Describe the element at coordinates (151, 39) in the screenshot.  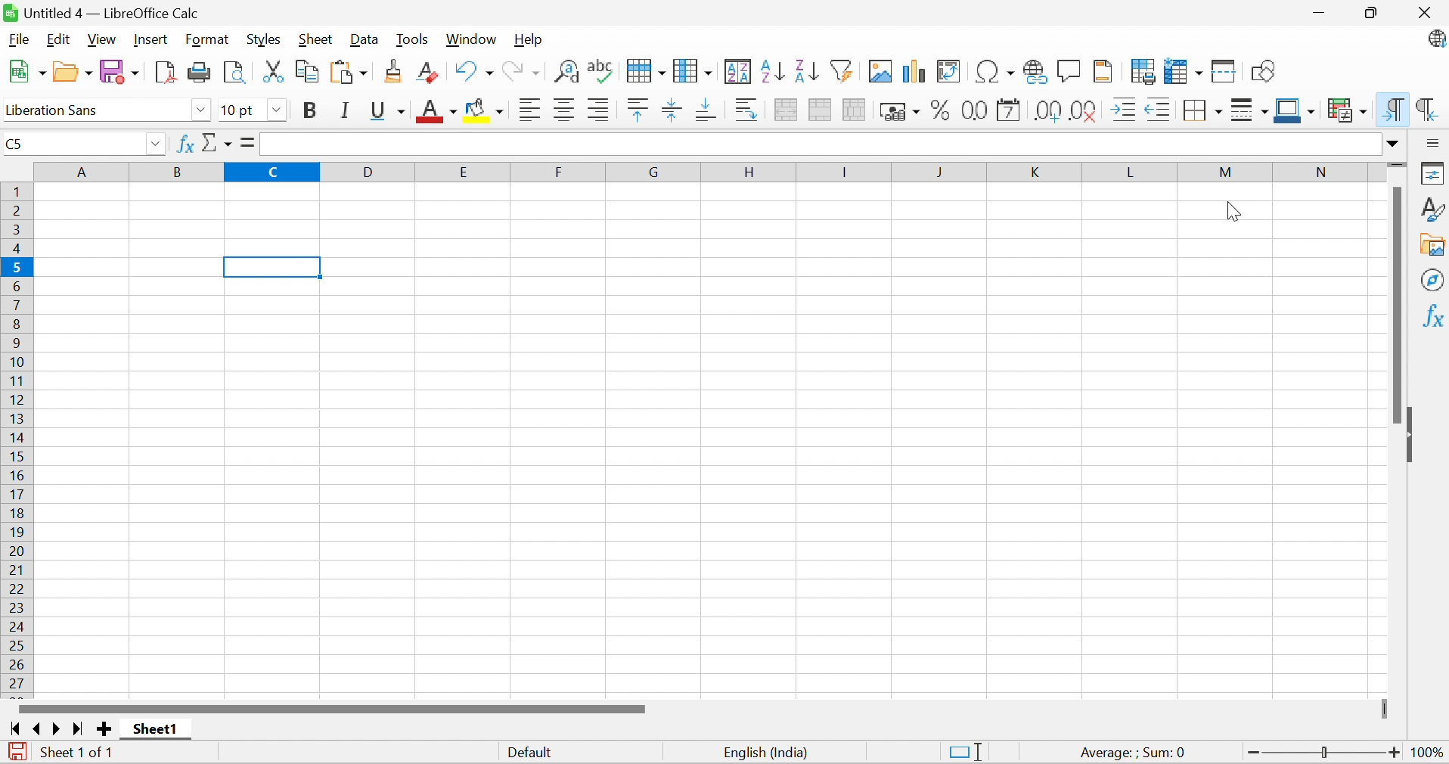
I see `Insert` at that location.